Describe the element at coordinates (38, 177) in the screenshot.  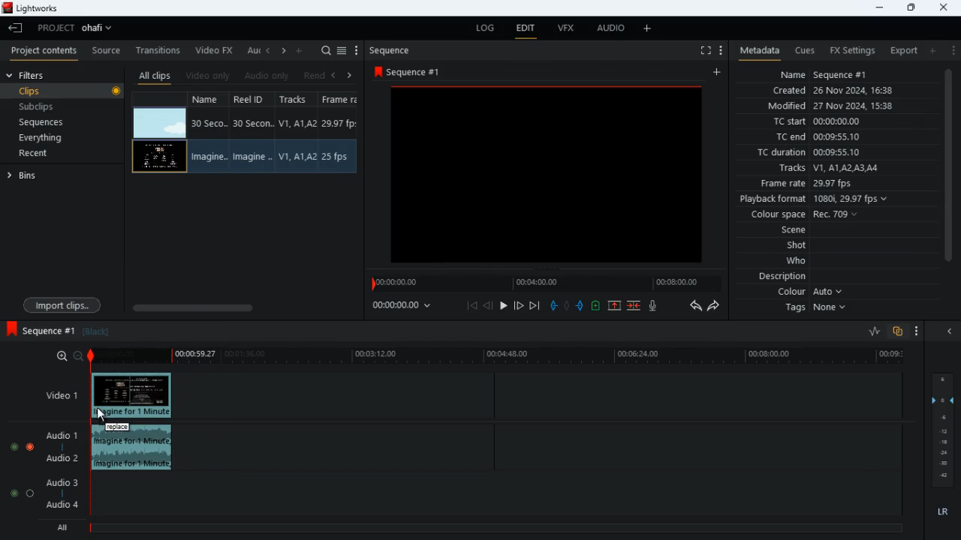
I see `bins` at that location.